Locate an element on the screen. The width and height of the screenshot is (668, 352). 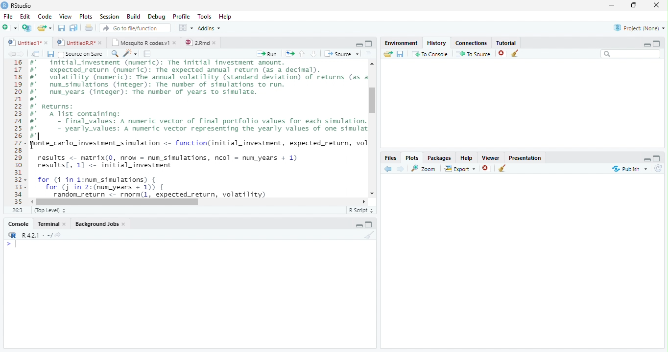
Line Numbers is located at coordinates (17, 132).